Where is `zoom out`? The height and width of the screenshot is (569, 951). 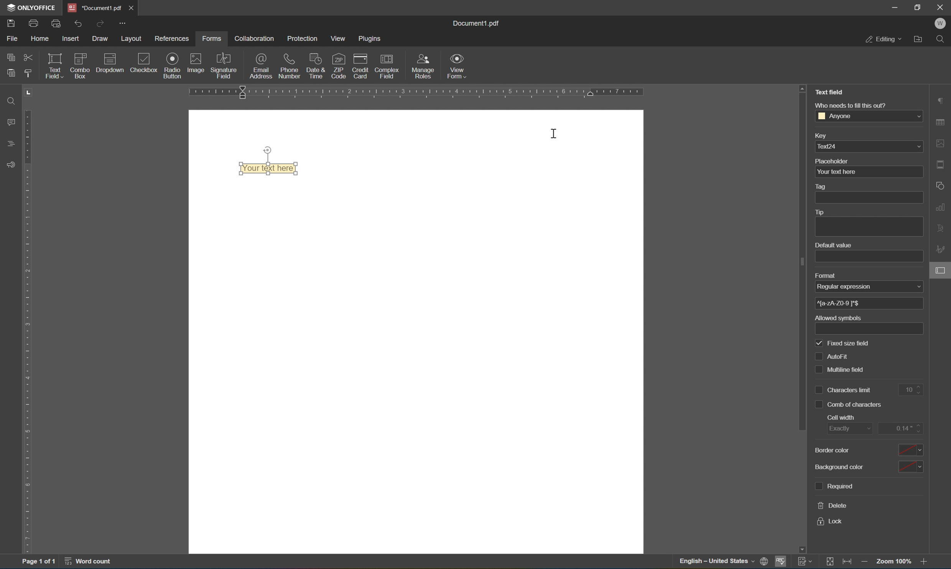
zoom out is located at coordinates (895, 561).